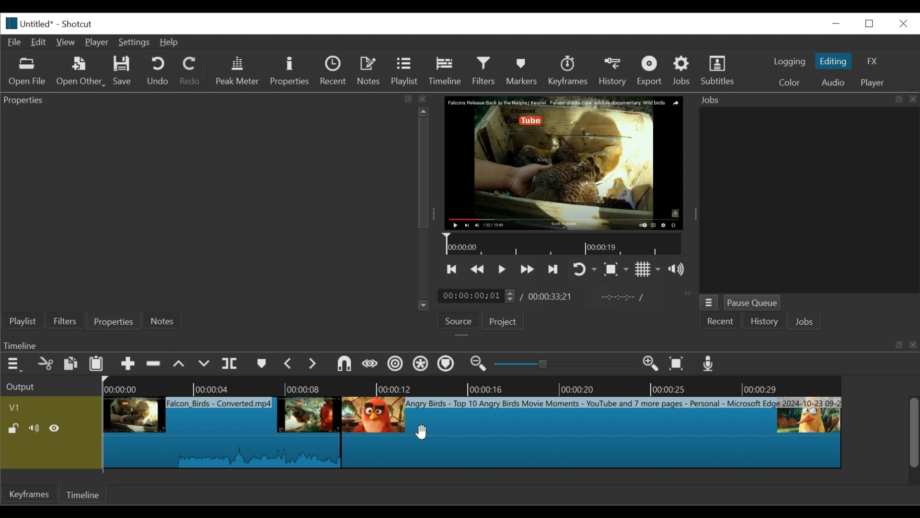 The image size is (920, 518). What do you see at coordinates (209, 209) in the screenshot?
I see `Properties Panel` at bounding box center [209, 209].